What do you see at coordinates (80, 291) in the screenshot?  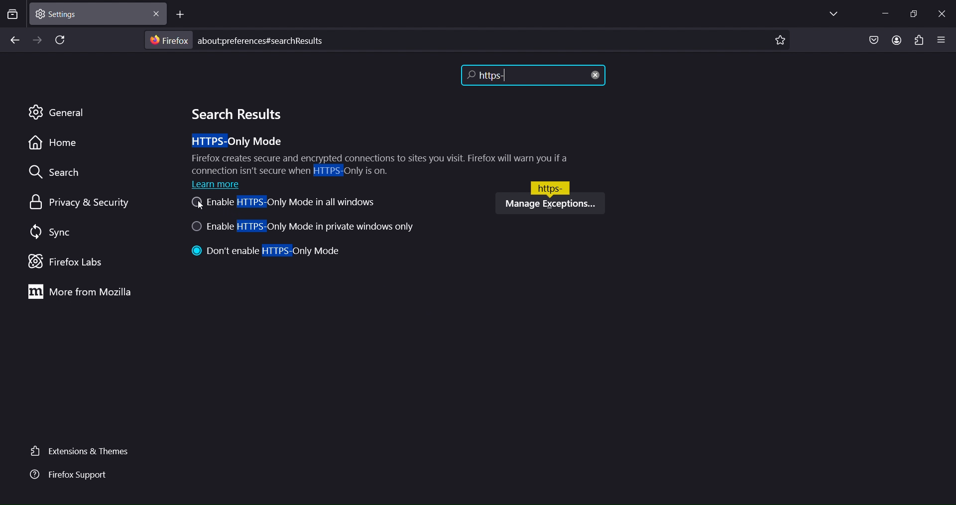 I see `more from mozilla` at bounding box center [80, 291].